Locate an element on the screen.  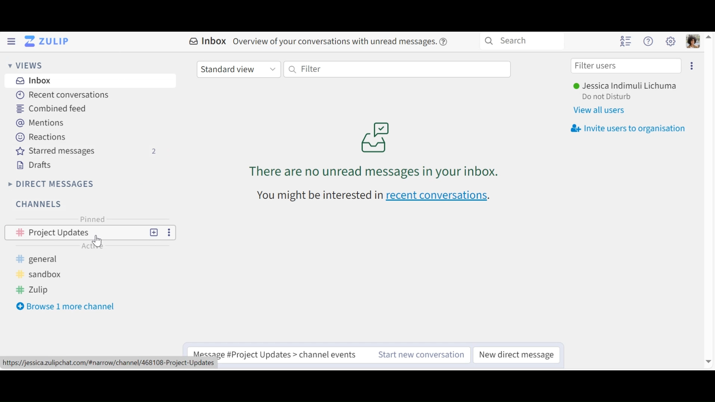
cursor is located at coordinates (99, 240).